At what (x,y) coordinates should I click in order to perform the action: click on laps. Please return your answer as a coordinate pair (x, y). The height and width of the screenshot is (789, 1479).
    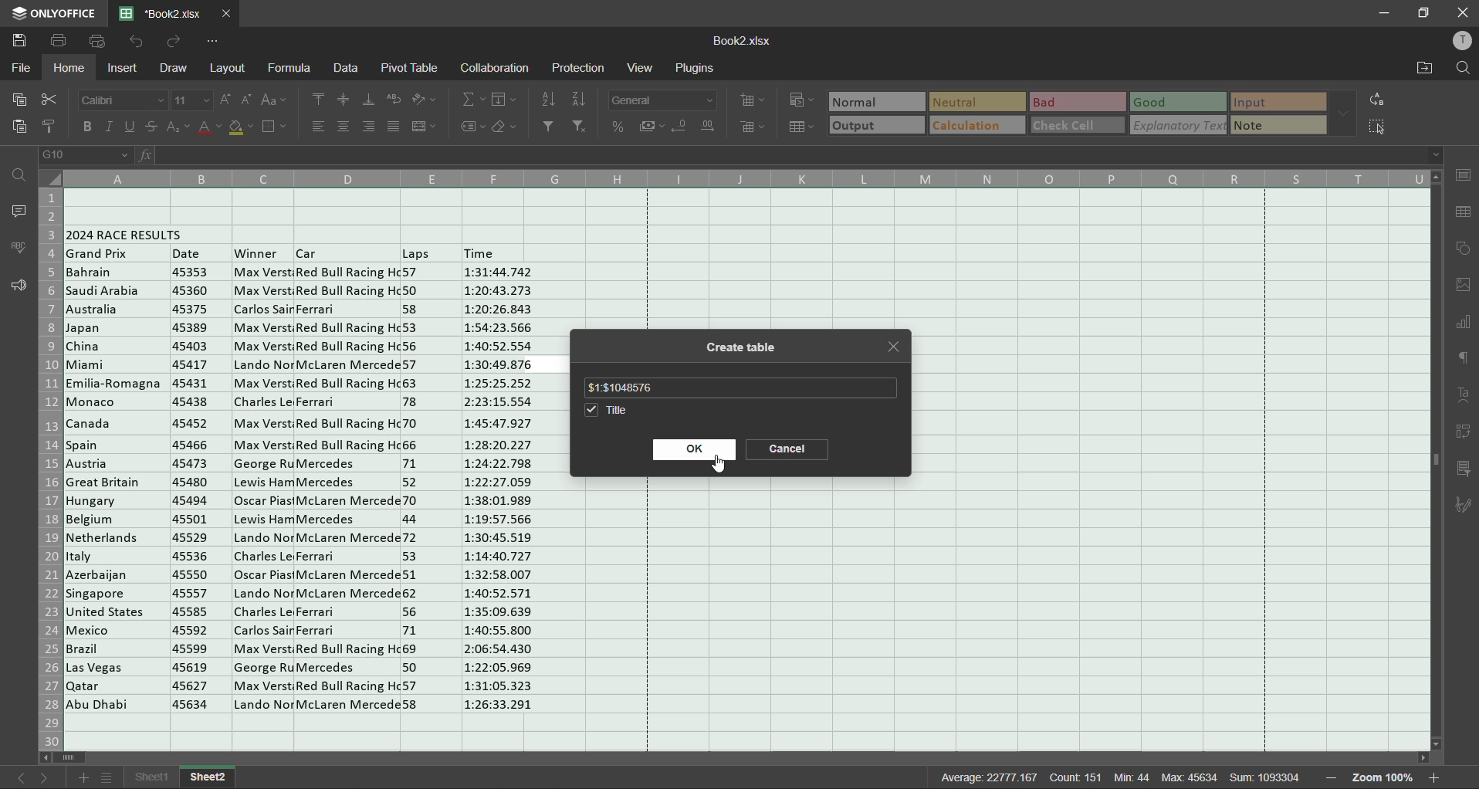
    Looking at the image, I should click on (421, 489).